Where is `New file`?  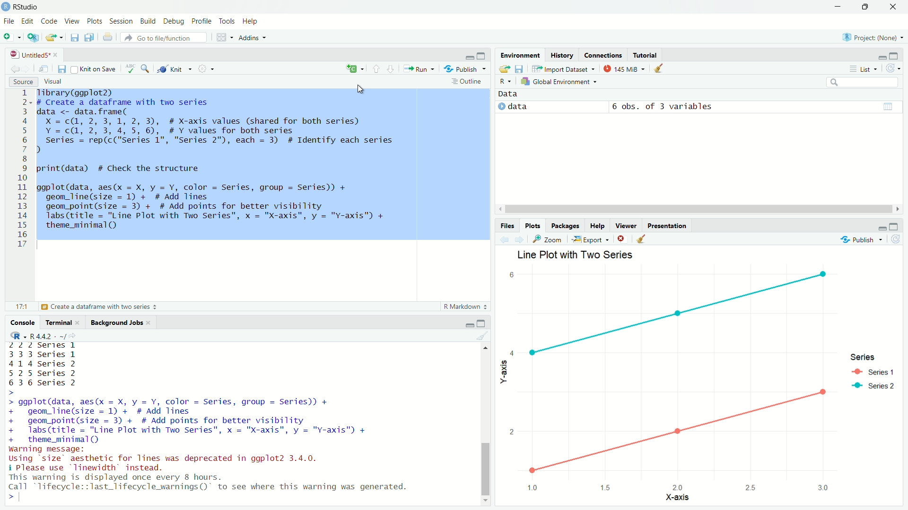
New file is located at coordinates (11, 37).